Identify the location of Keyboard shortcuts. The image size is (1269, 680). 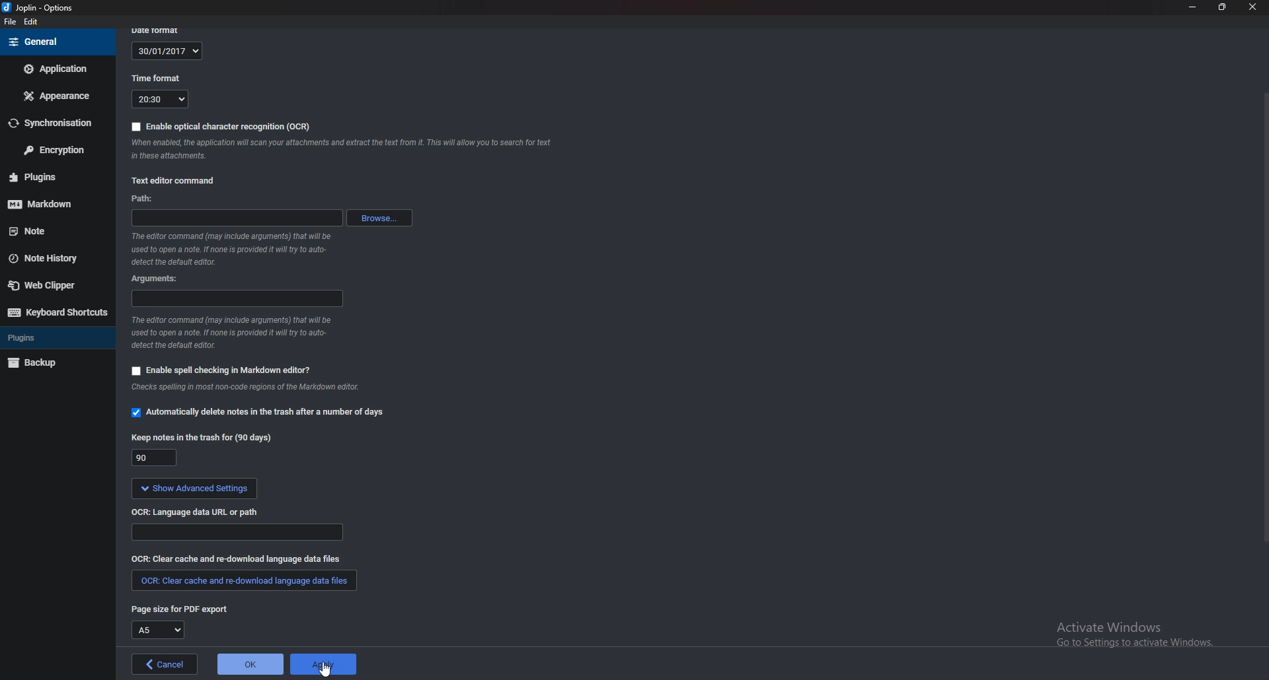
(56, 313).